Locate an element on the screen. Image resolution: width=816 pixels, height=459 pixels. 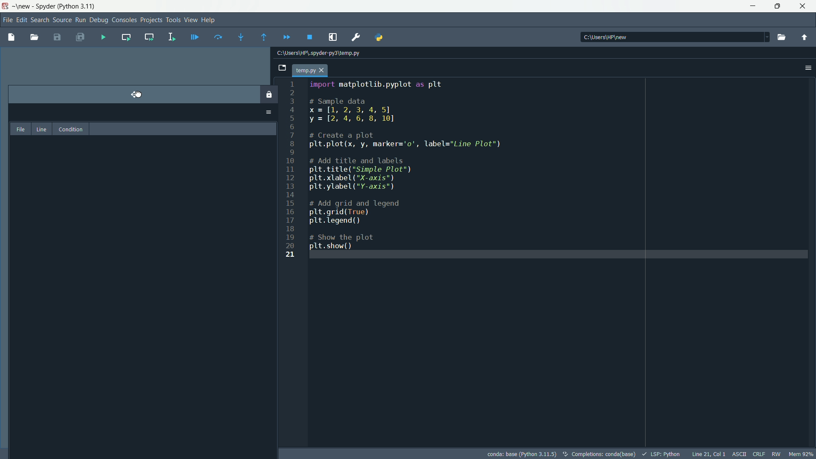
python 3.11 is located at coordinates (78, 6).